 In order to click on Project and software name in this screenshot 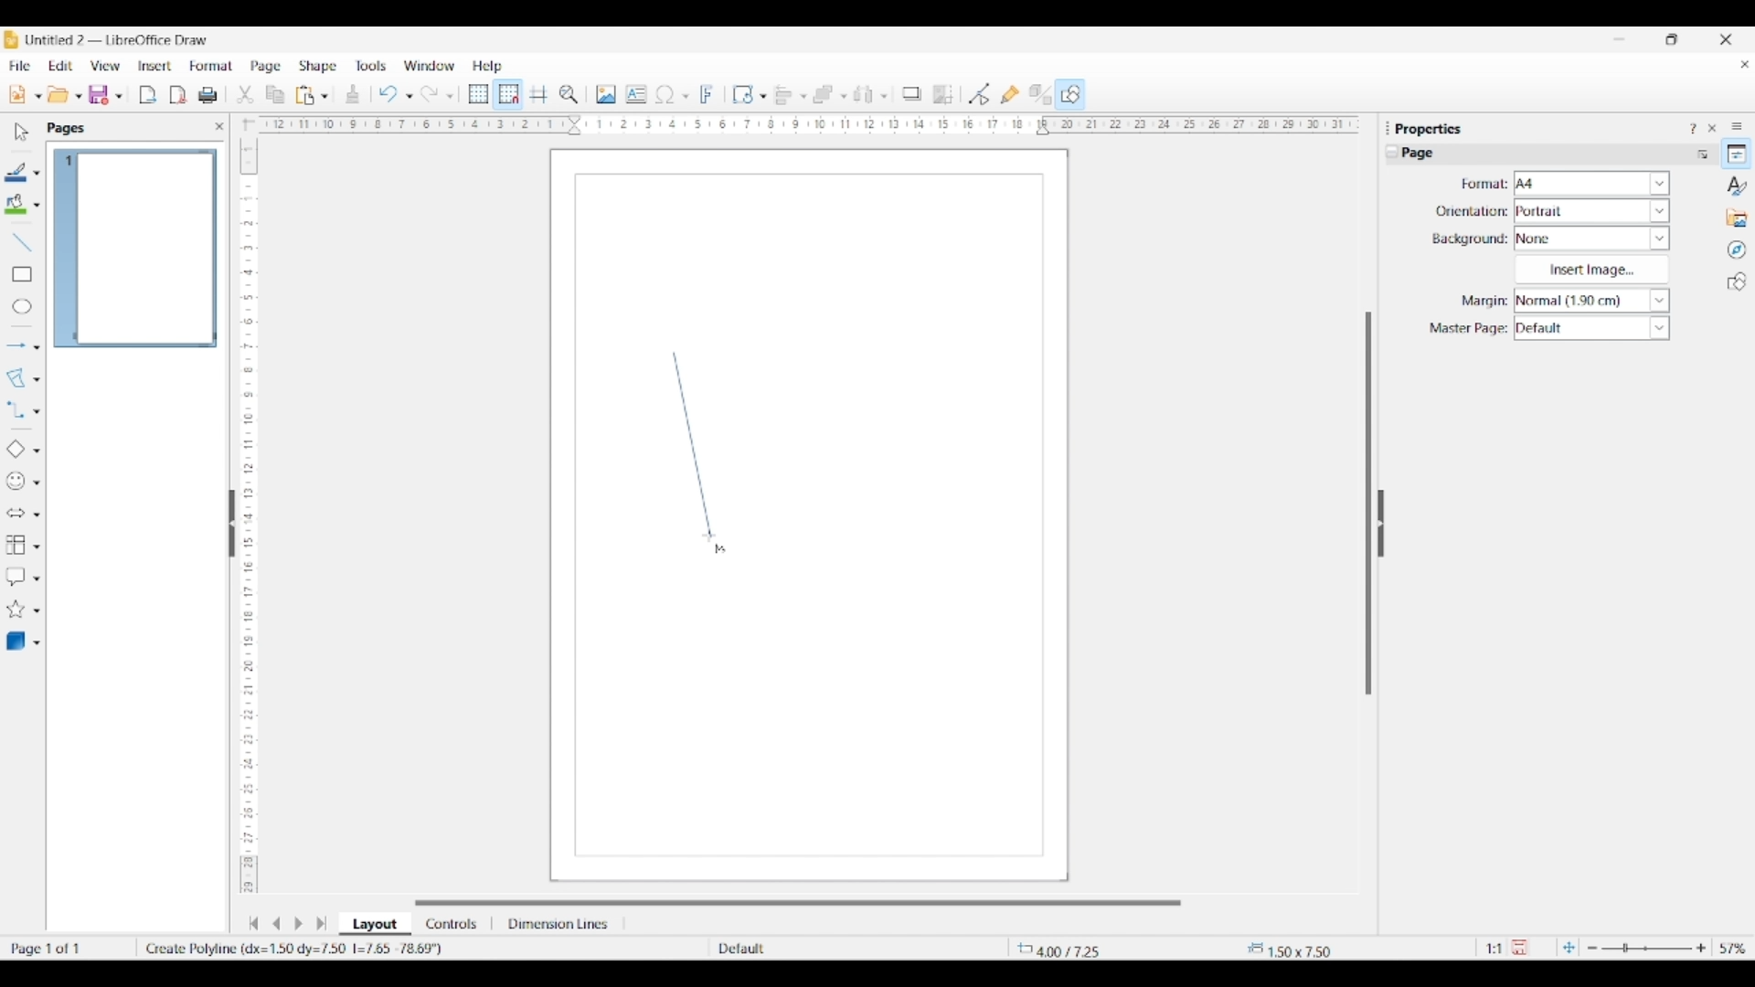, I will do `click(118, 39)`.